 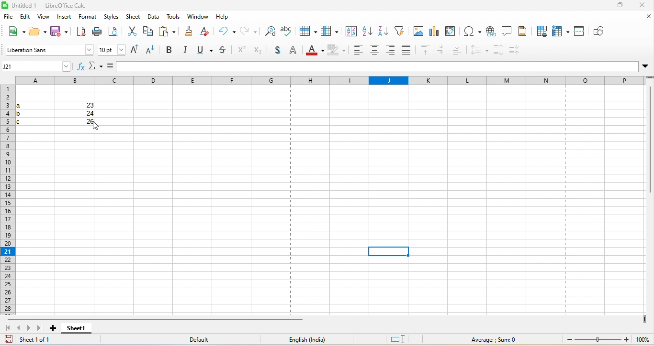 I want to click on text language, so click(x=304, y=341).